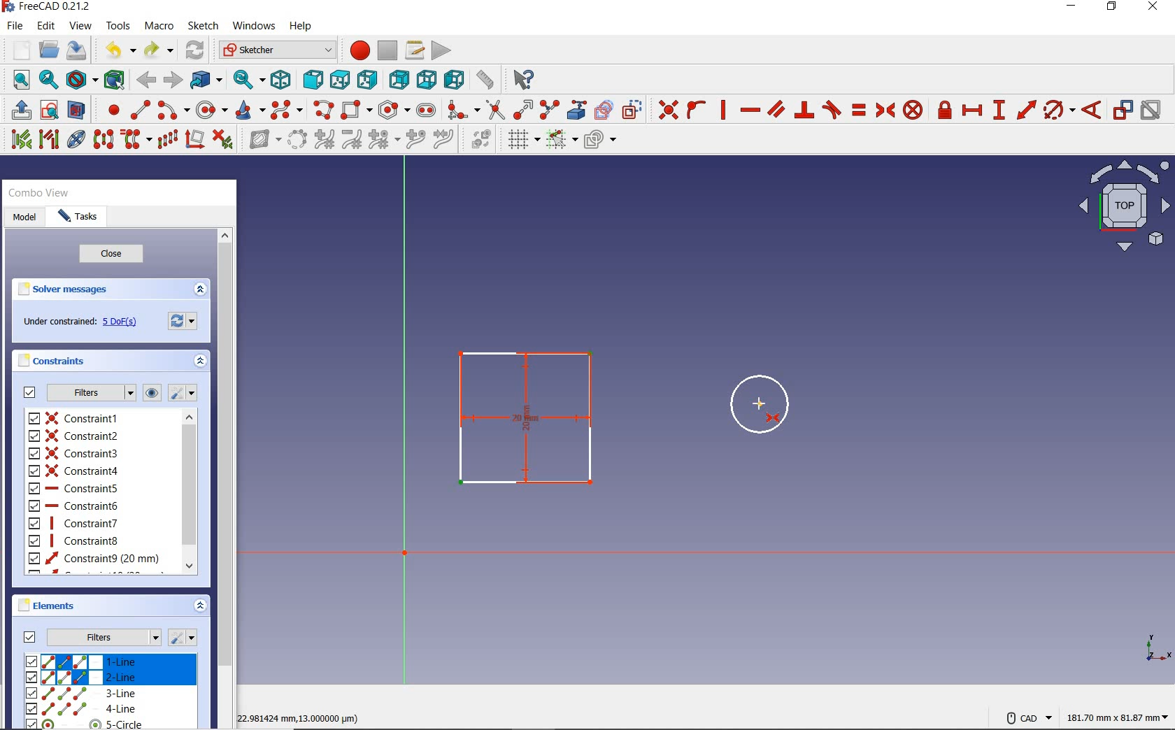  I want to click on circle, so click(749, 409).